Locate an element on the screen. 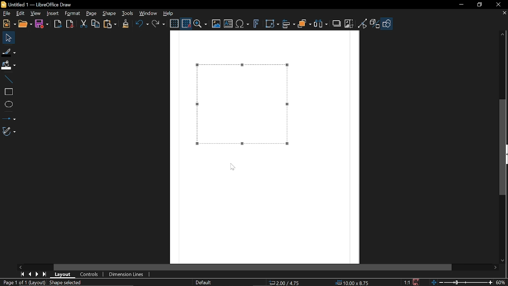 Image resolution: width=508 pixels, height=286 pixels. Close tab is located at coordinates (504, 13).